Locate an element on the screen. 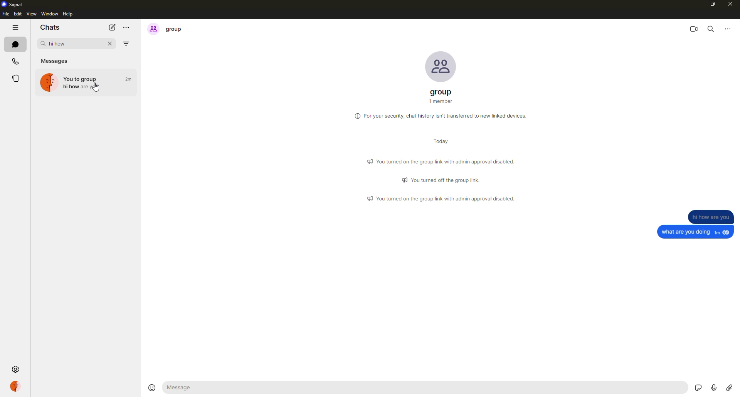  maximize is located at coordinates (713, 4).